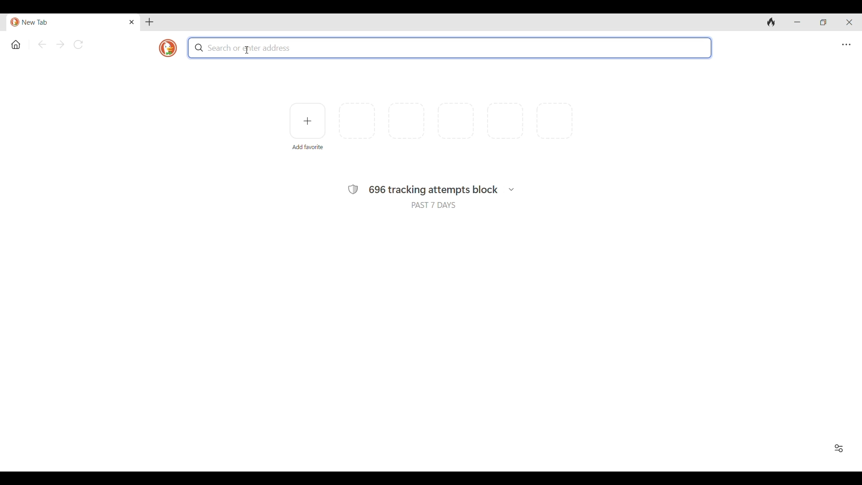 The width and height of the screenshot is (862, 485). Describe the element at coordinates (823, 22) in the screenshot. I see `Show interface in a smaller tab` at that location.